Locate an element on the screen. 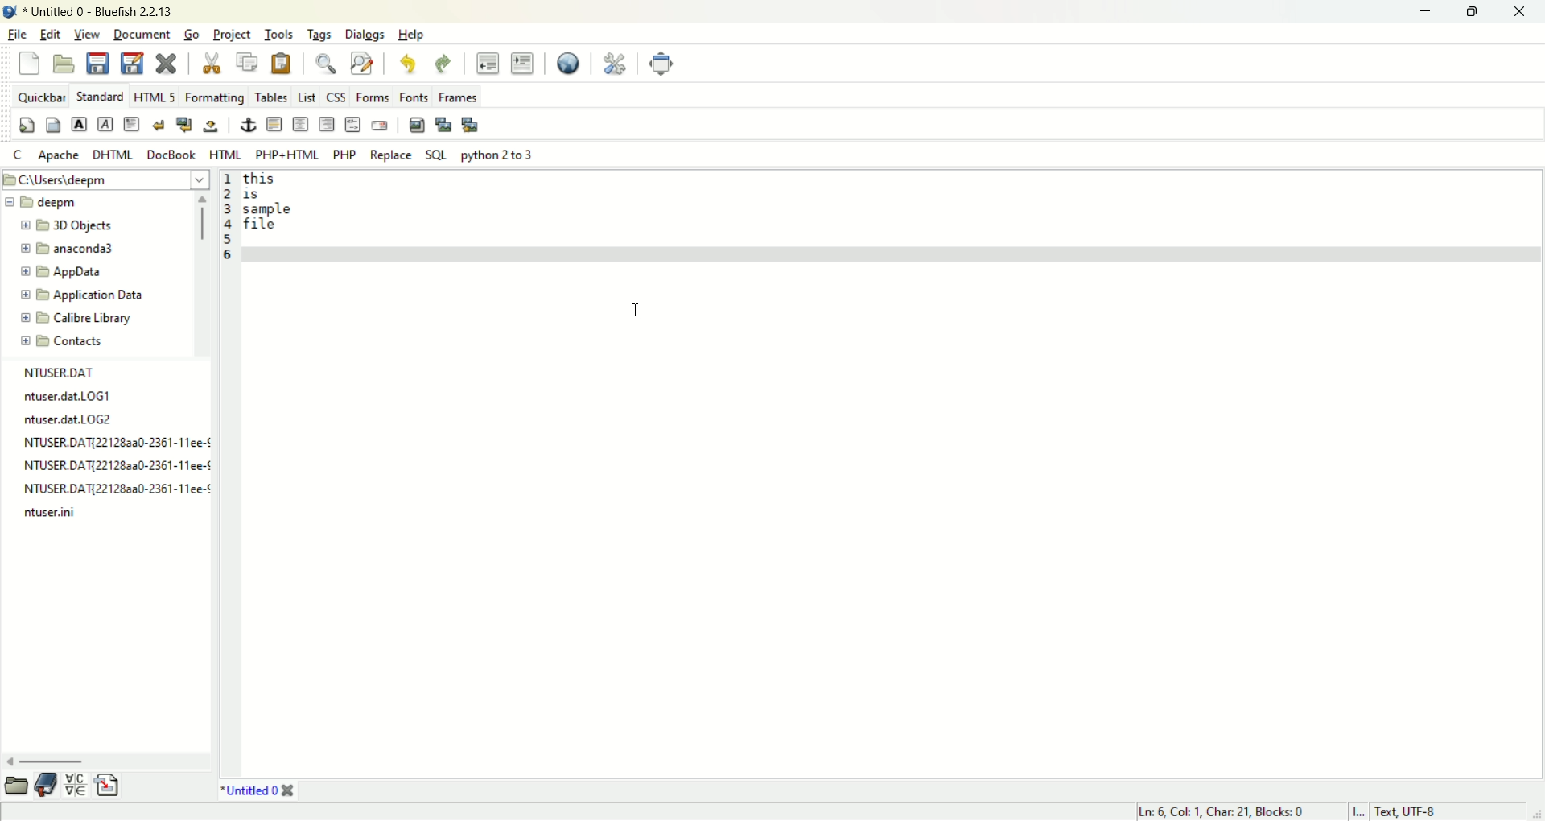 This screenshot has width=1545, height=821. list is located at coordinates (305, 97).